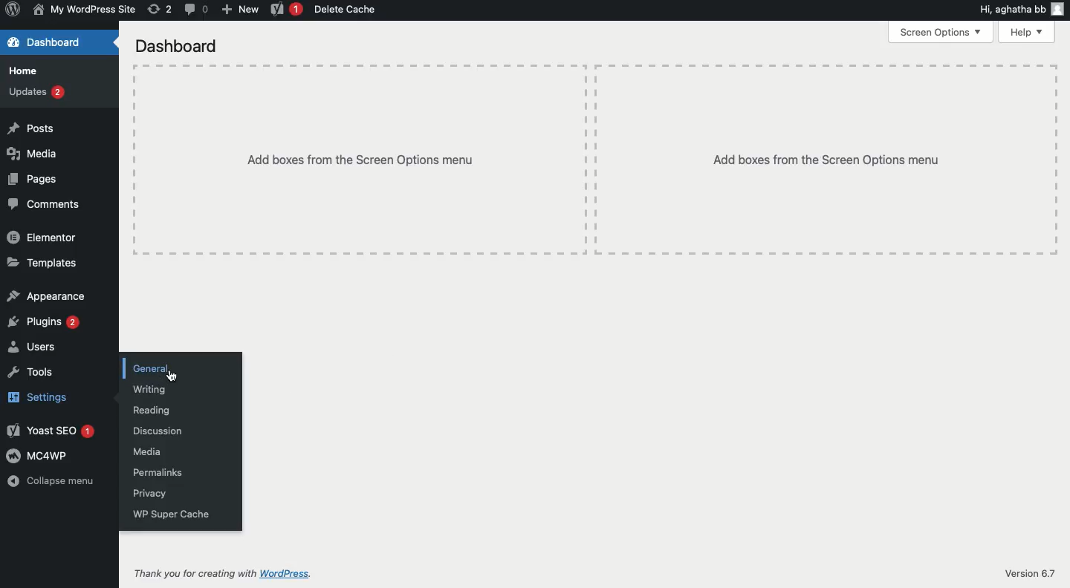 This screenshot has height=588, width=1070. I want to click on (2) Revisions, so click(158, 8).